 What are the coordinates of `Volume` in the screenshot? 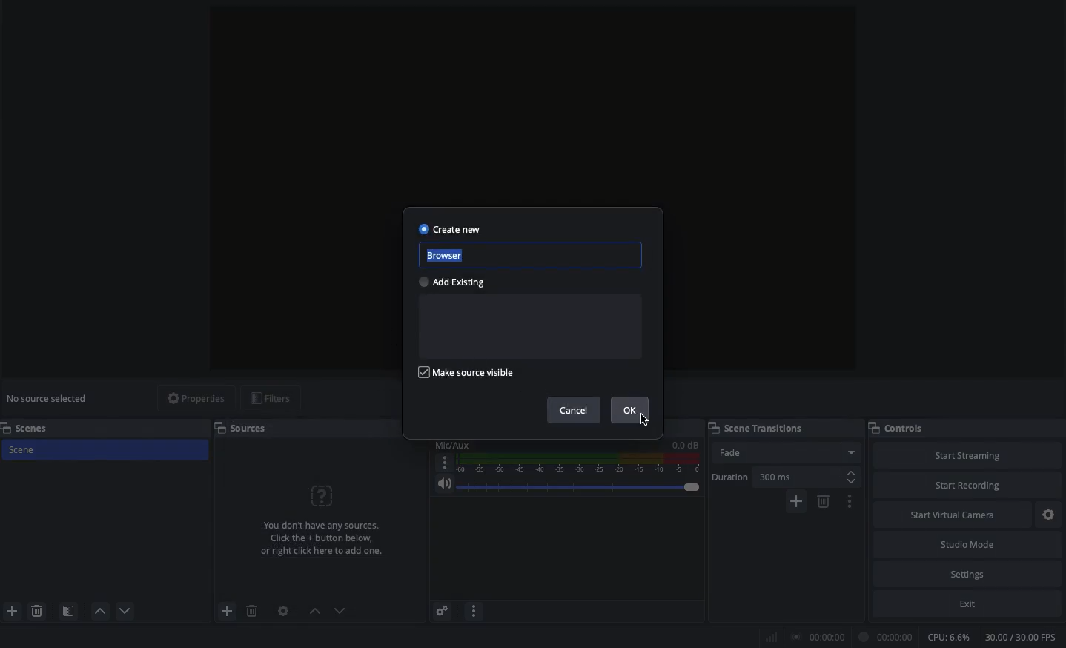 It's located at (566, 485).